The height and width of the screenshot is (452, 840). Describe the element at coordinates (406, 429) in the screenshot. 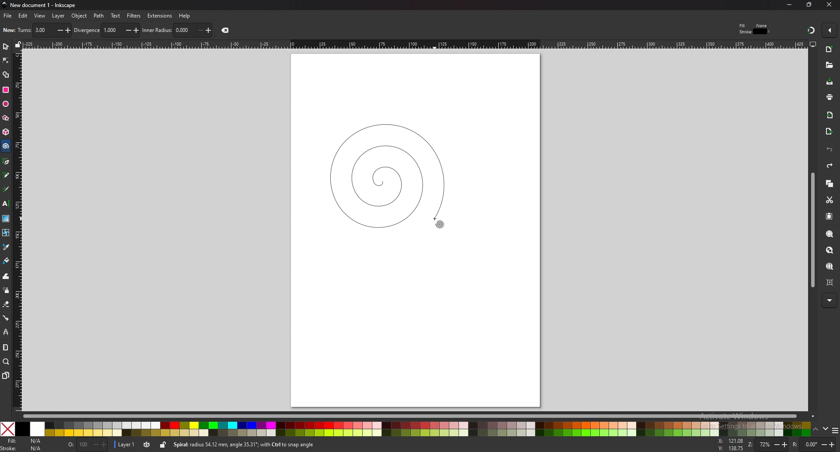

I see `colors` at that location.